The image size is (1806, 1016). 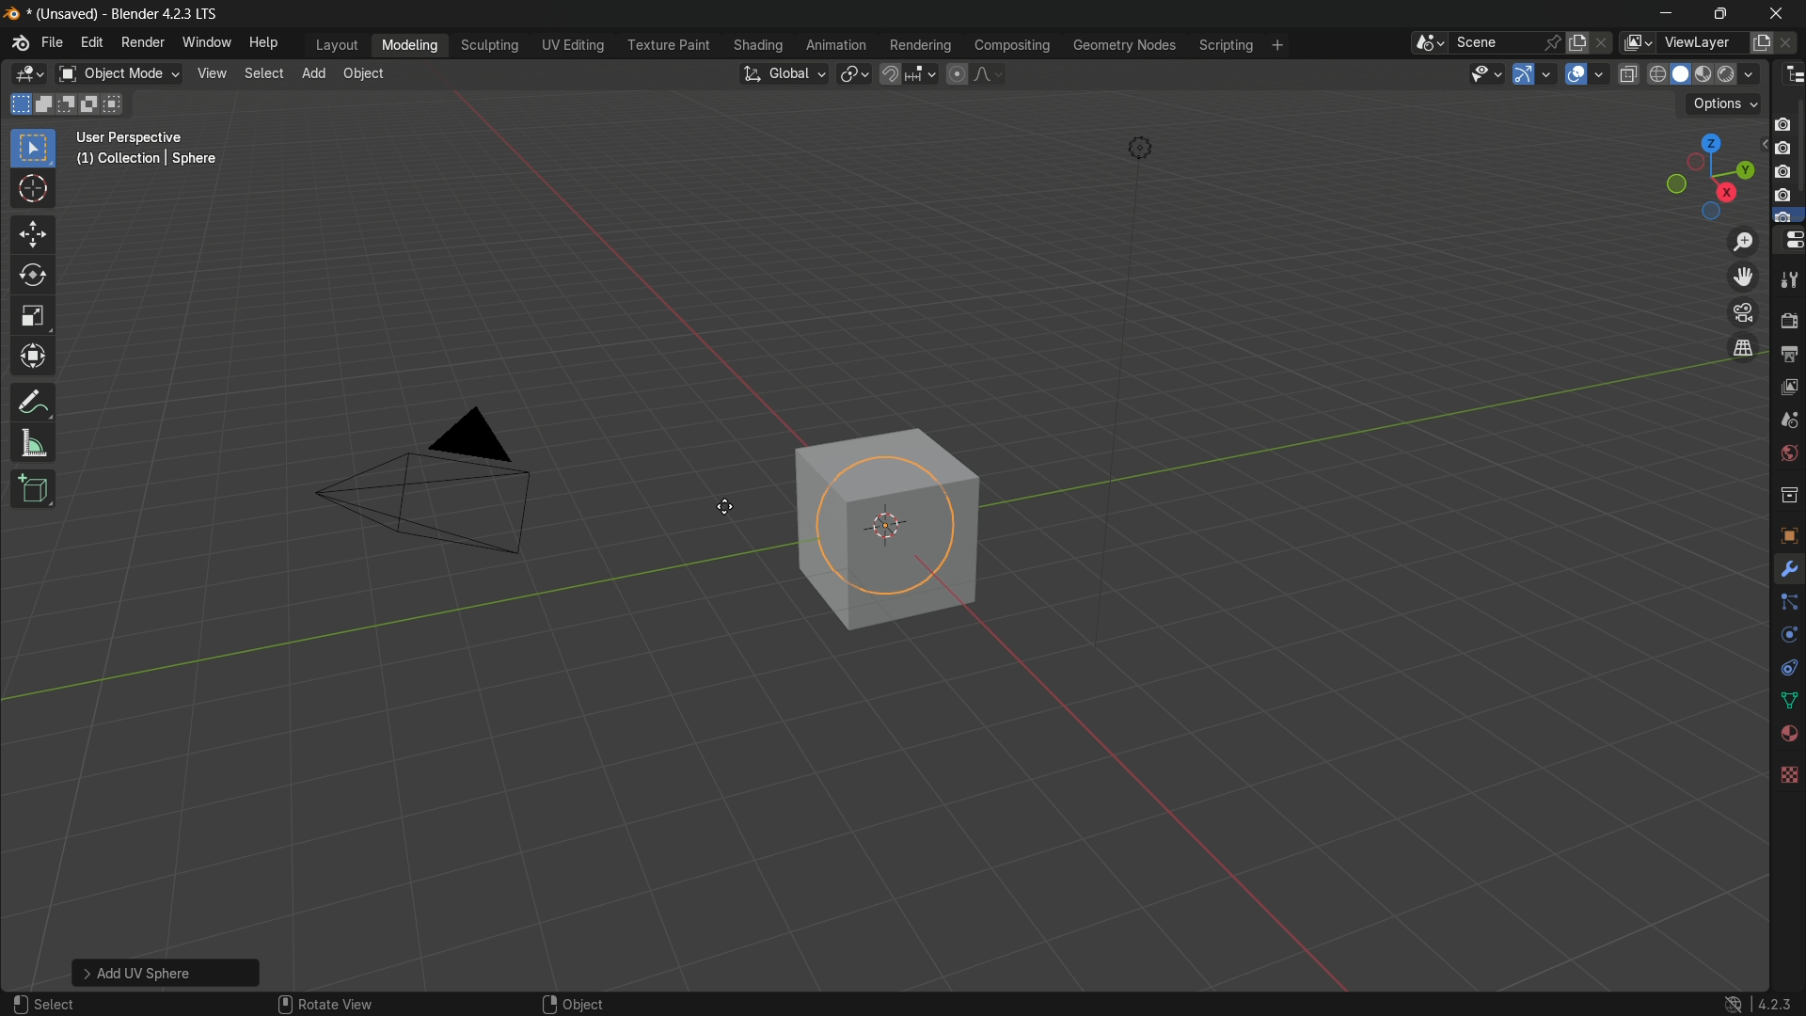 What do you see at coordinates (1788, 419) in the screenshot?
I see `scenes` at bounding box center [1788, 419].